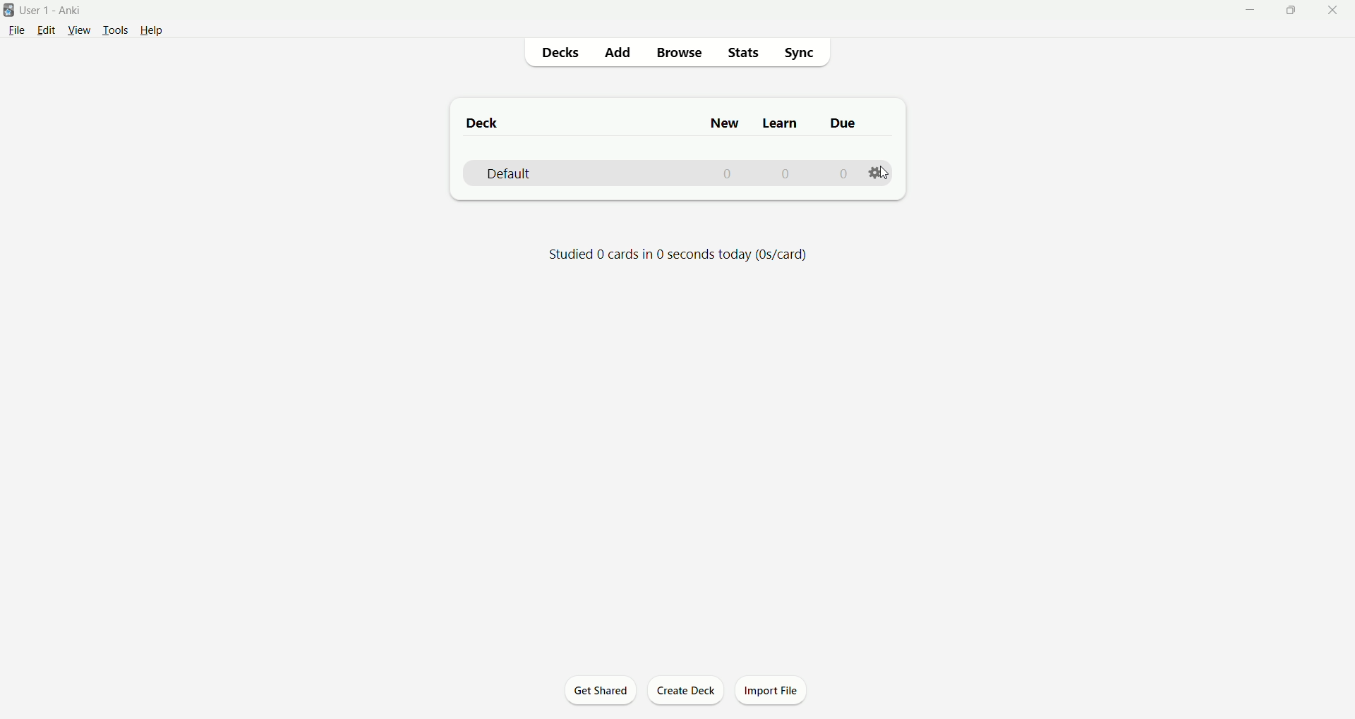  I want to click on import file, so click(773, 691).